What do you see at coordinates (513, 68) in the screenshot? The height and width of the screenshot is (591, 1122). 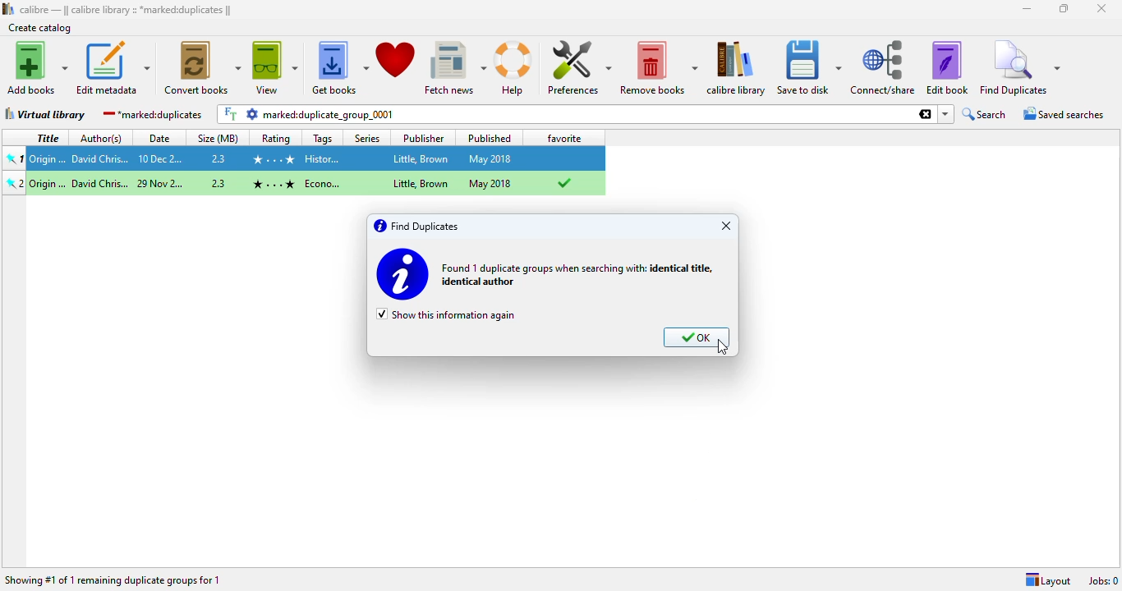 I see `help` at bounding box center [513, 68].